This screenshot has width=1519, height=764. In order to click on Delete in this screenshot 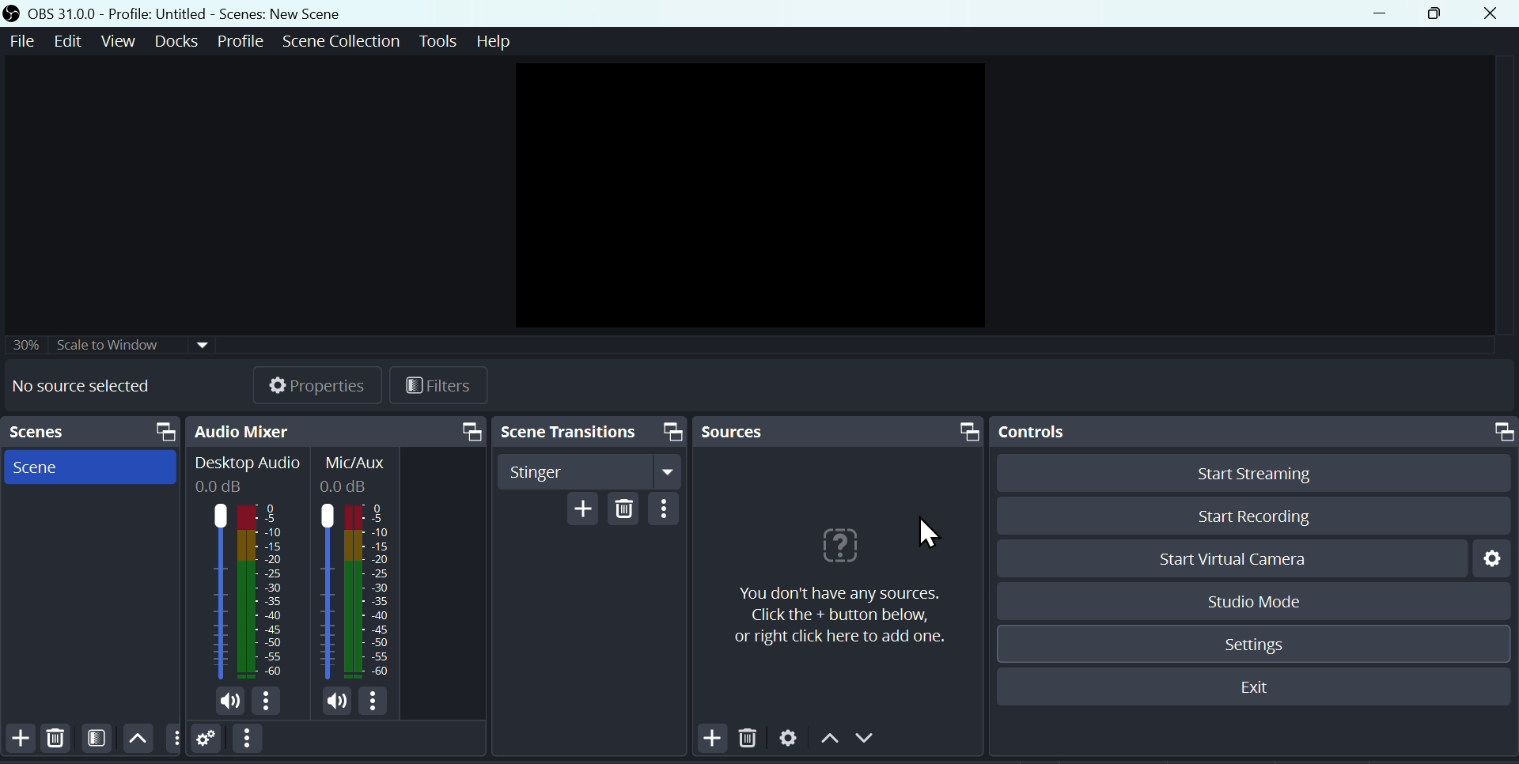, I will do `click(753, 740)`.